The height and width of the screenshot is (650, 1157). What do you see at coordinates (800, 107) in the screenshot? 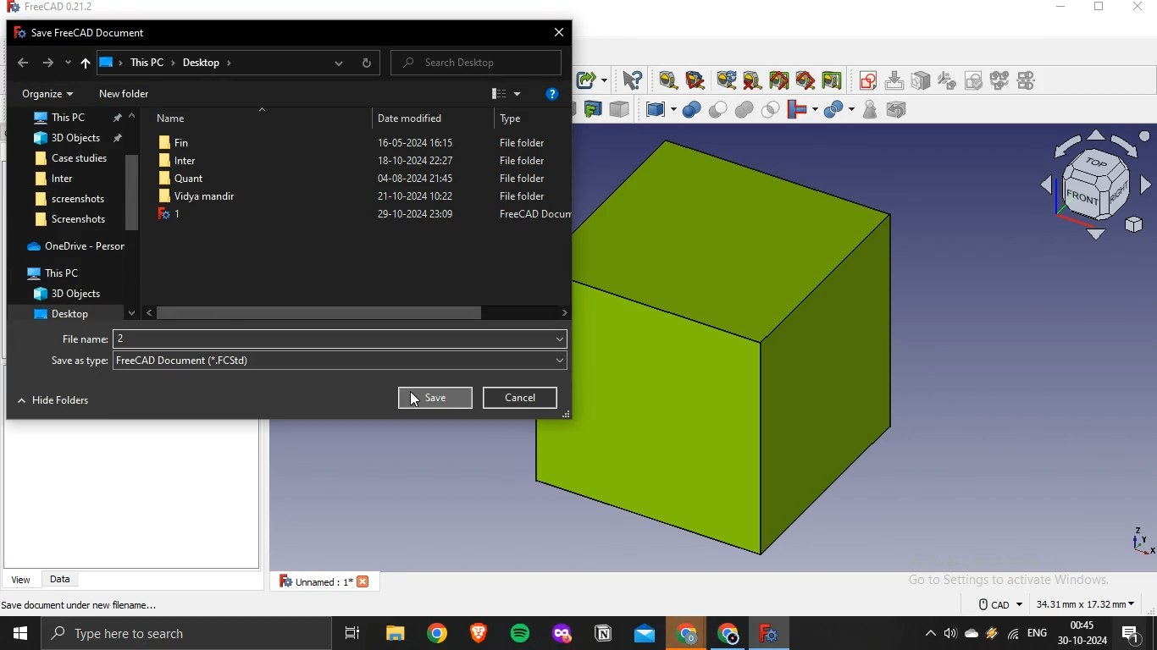
I see `join objects` at bounding box center [800, 107].